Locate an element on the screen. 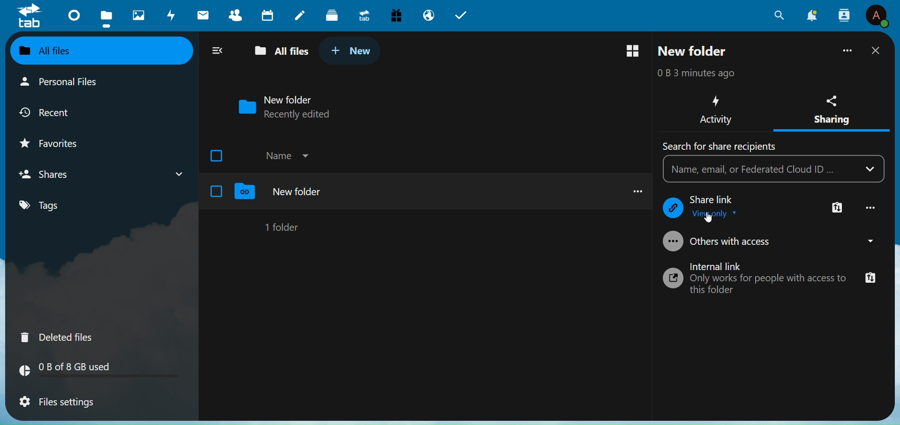 The width and height of the screenshot is (900, 425). All Files is located at coordinates (278, 51).